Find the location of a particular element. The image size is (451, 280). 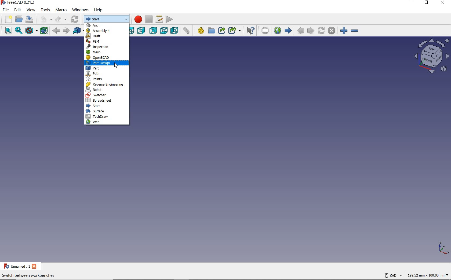

DRAFT is located at coordinates (107, 36).